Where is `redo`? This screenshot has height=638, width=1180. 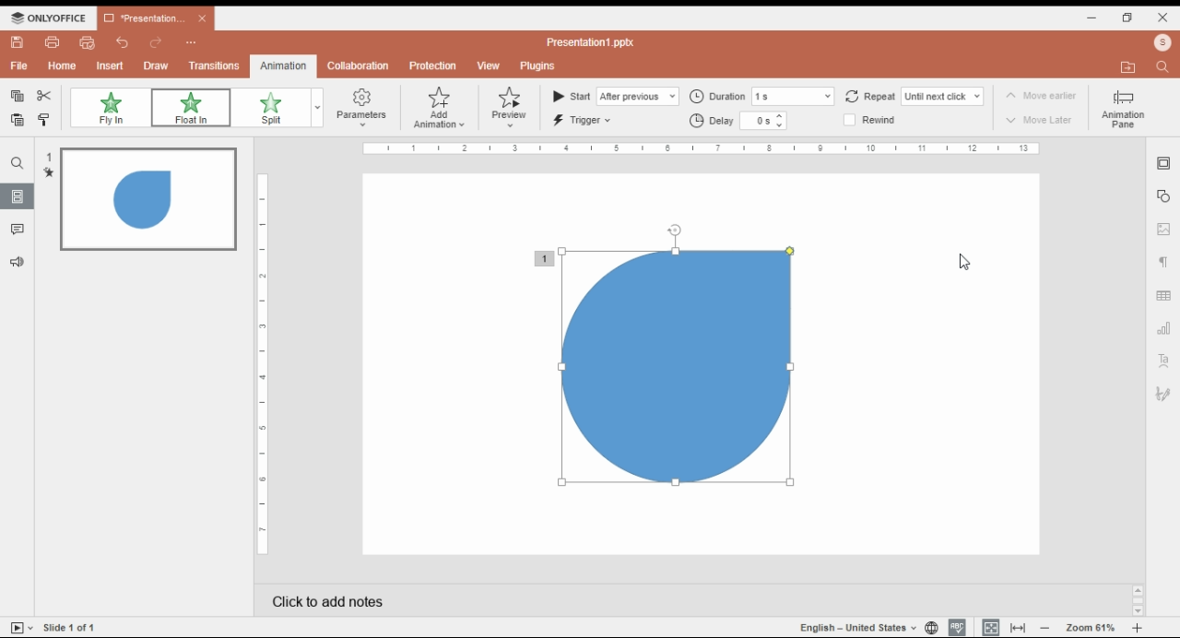
redo is located at coordinates (157, 43).